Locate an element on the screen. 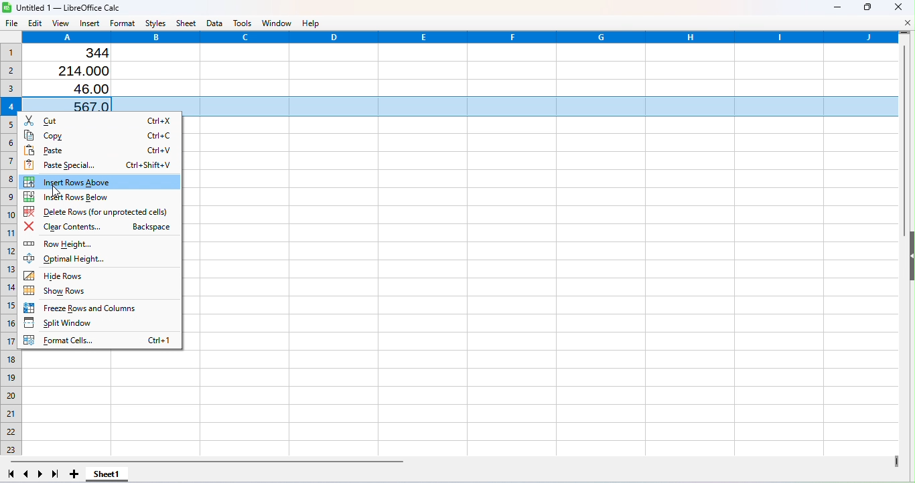 The height and width of the screenshot is (483, 915). Cursor is located at coordinates (57, 181).